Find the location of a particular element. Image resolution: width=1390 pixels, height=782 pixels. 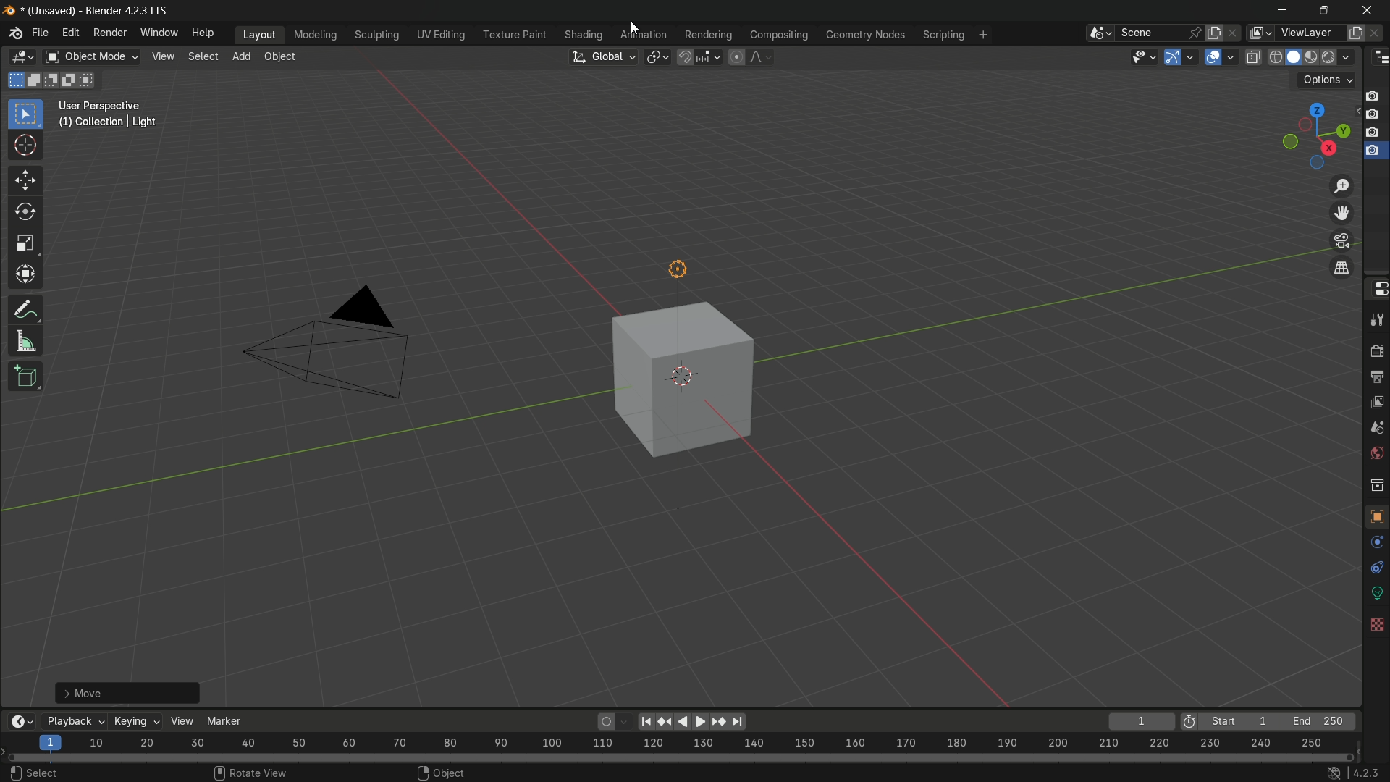

editor type is located at coordinates (1377, 59).